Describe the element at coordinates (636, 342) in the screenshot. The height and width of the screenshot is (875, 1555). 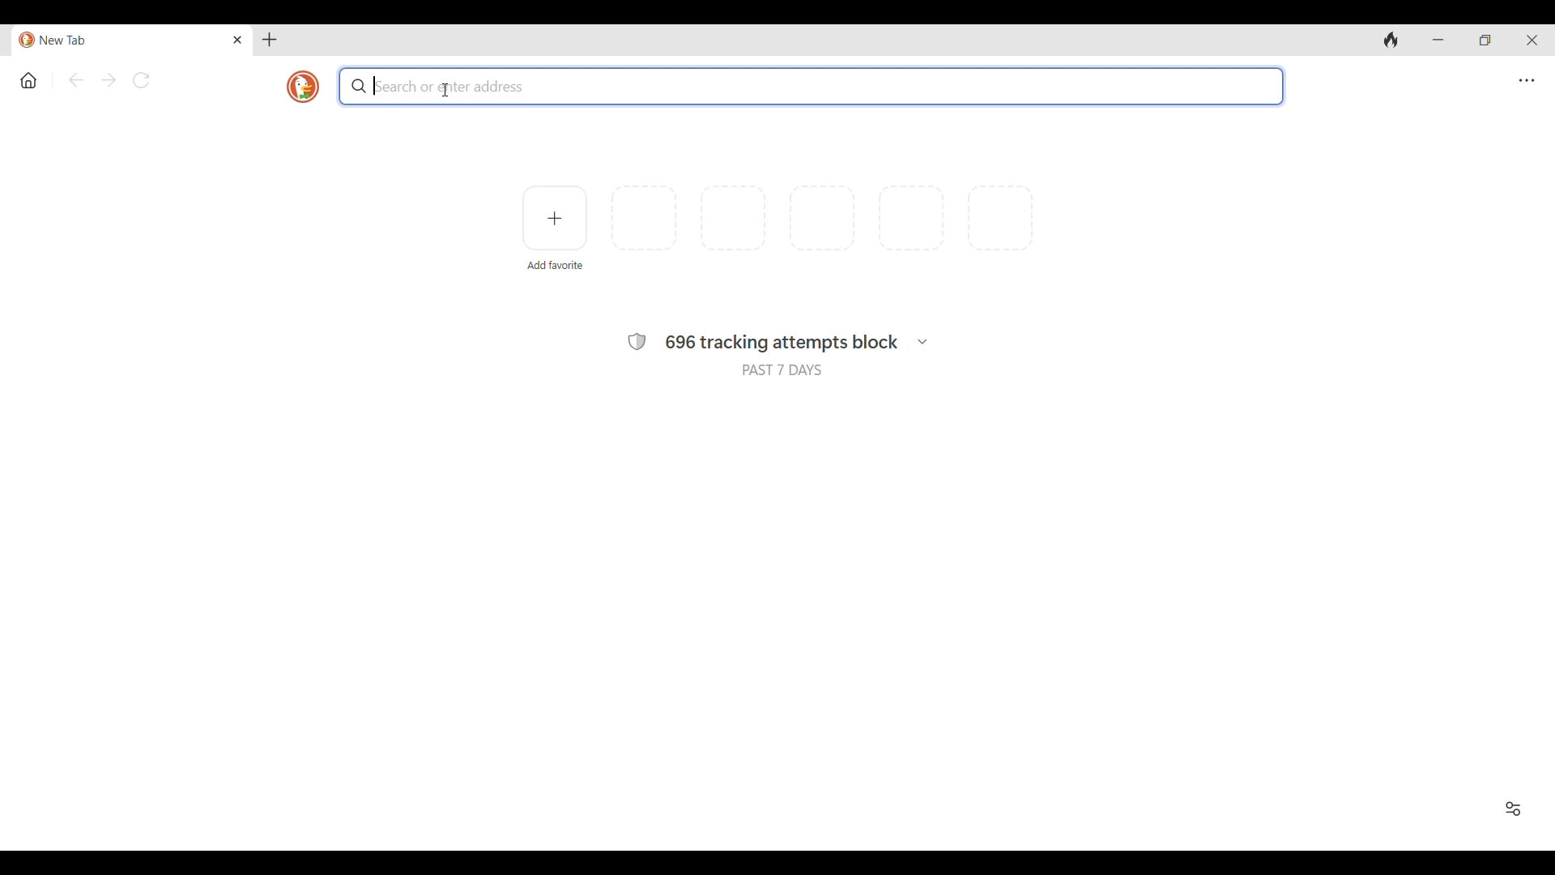
I see `Browser protection symbol` at that location.